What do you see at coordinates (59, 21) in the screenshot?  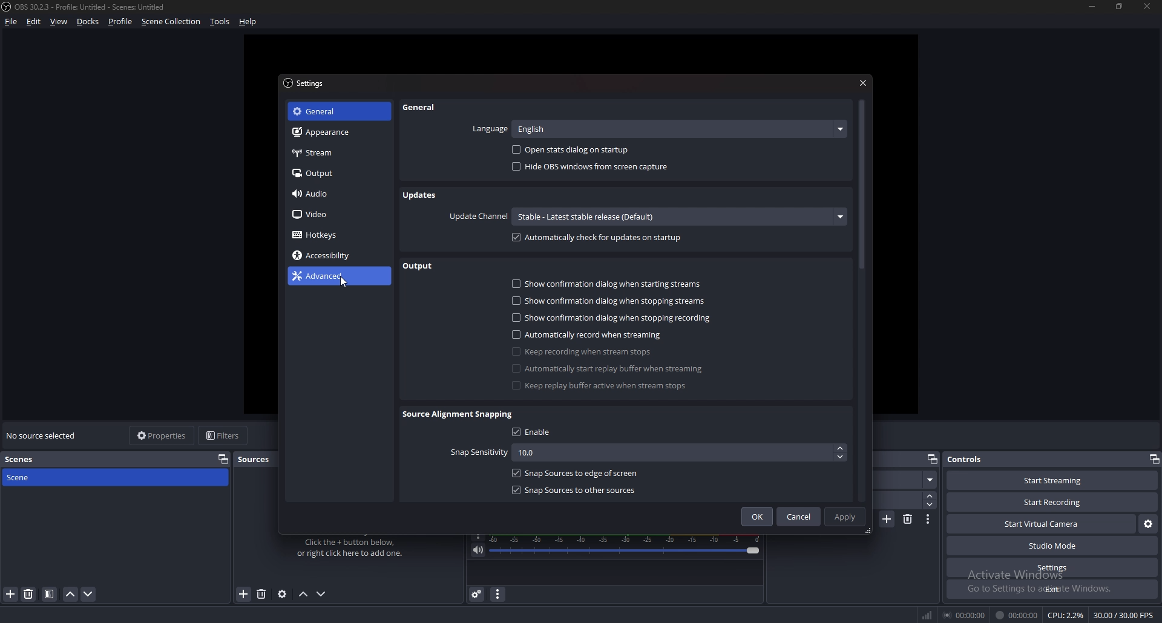 I see `view` at bounding box center [59, 21].